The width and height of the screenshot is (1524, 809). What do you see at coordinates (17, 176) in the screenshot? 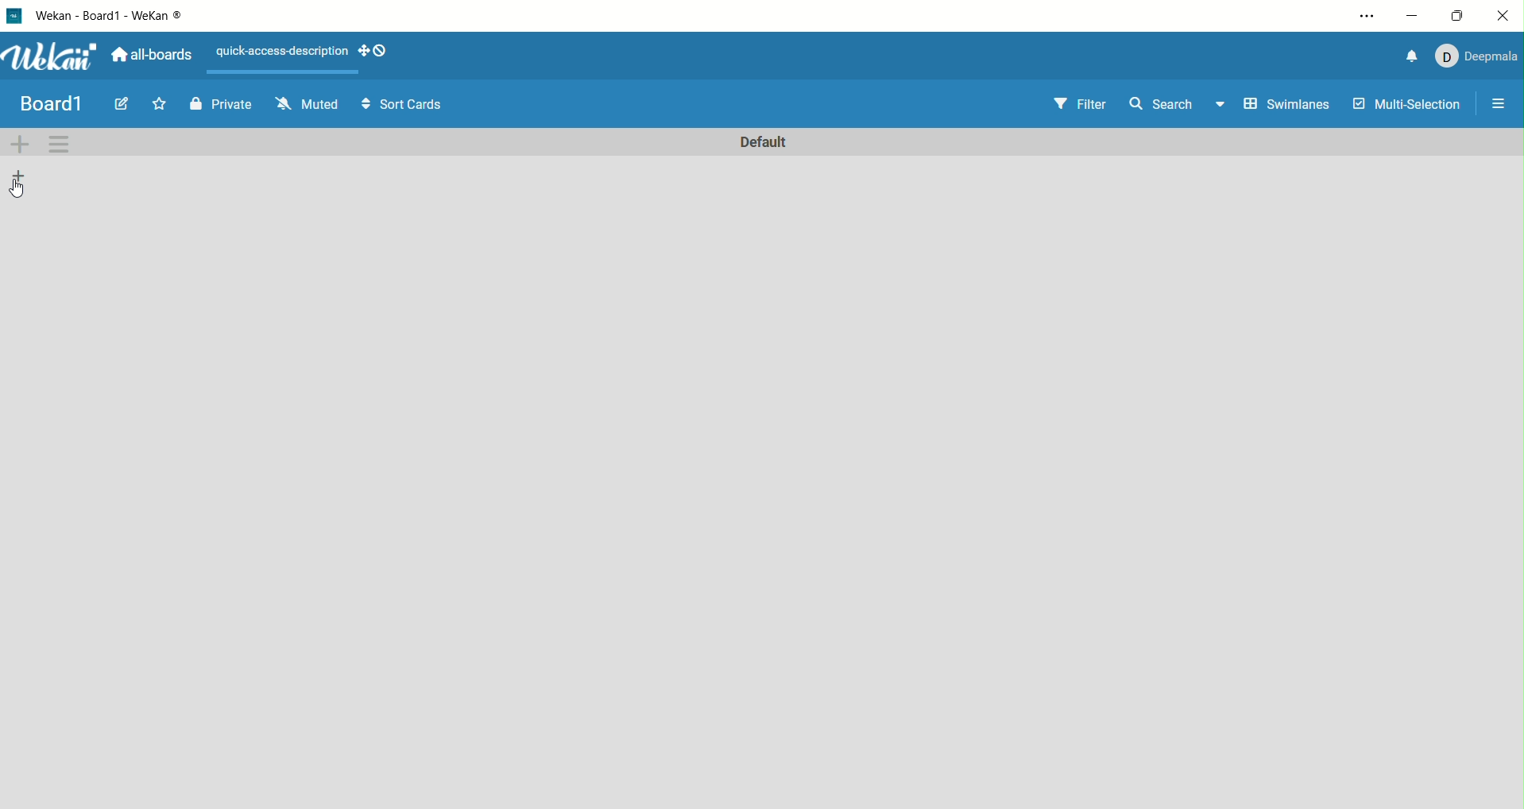
I see `add list` at bounding box center [17, 176].